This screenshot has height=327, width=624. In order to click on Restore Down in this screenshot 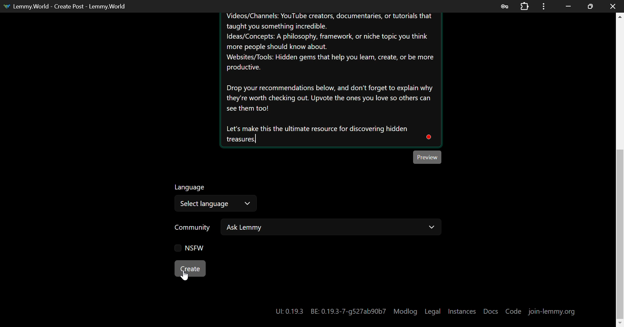, I will do `click(569, 6)`.